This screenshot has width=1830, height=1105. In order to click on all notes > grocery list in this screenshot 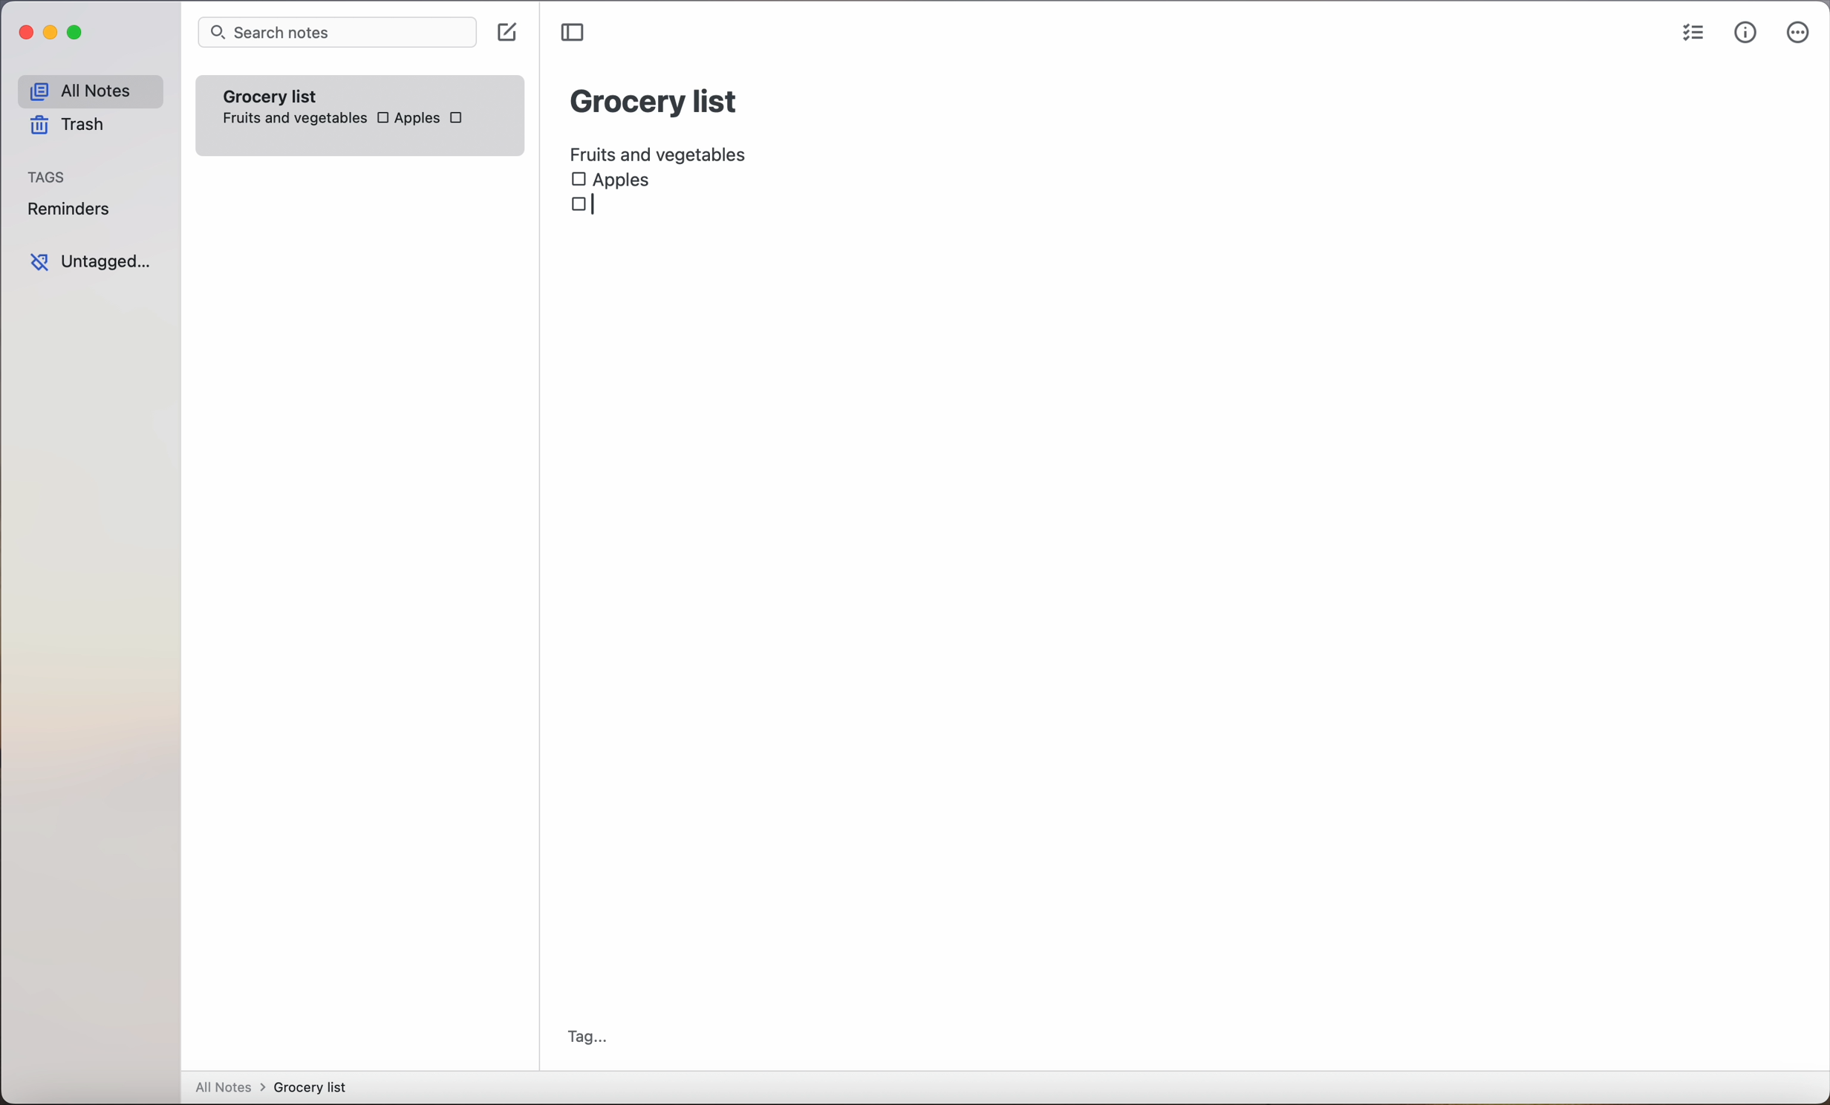, I will do `click(277, 1089)`.